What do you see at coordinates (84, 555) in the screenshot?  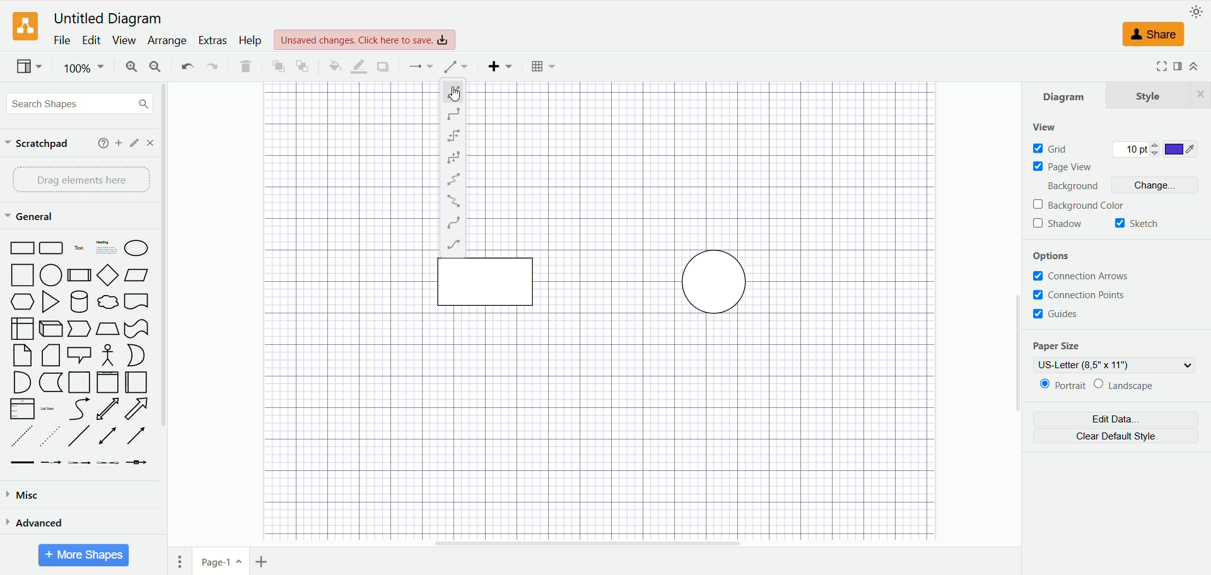 I see `More Shapes` at bounding box center [84, 555].